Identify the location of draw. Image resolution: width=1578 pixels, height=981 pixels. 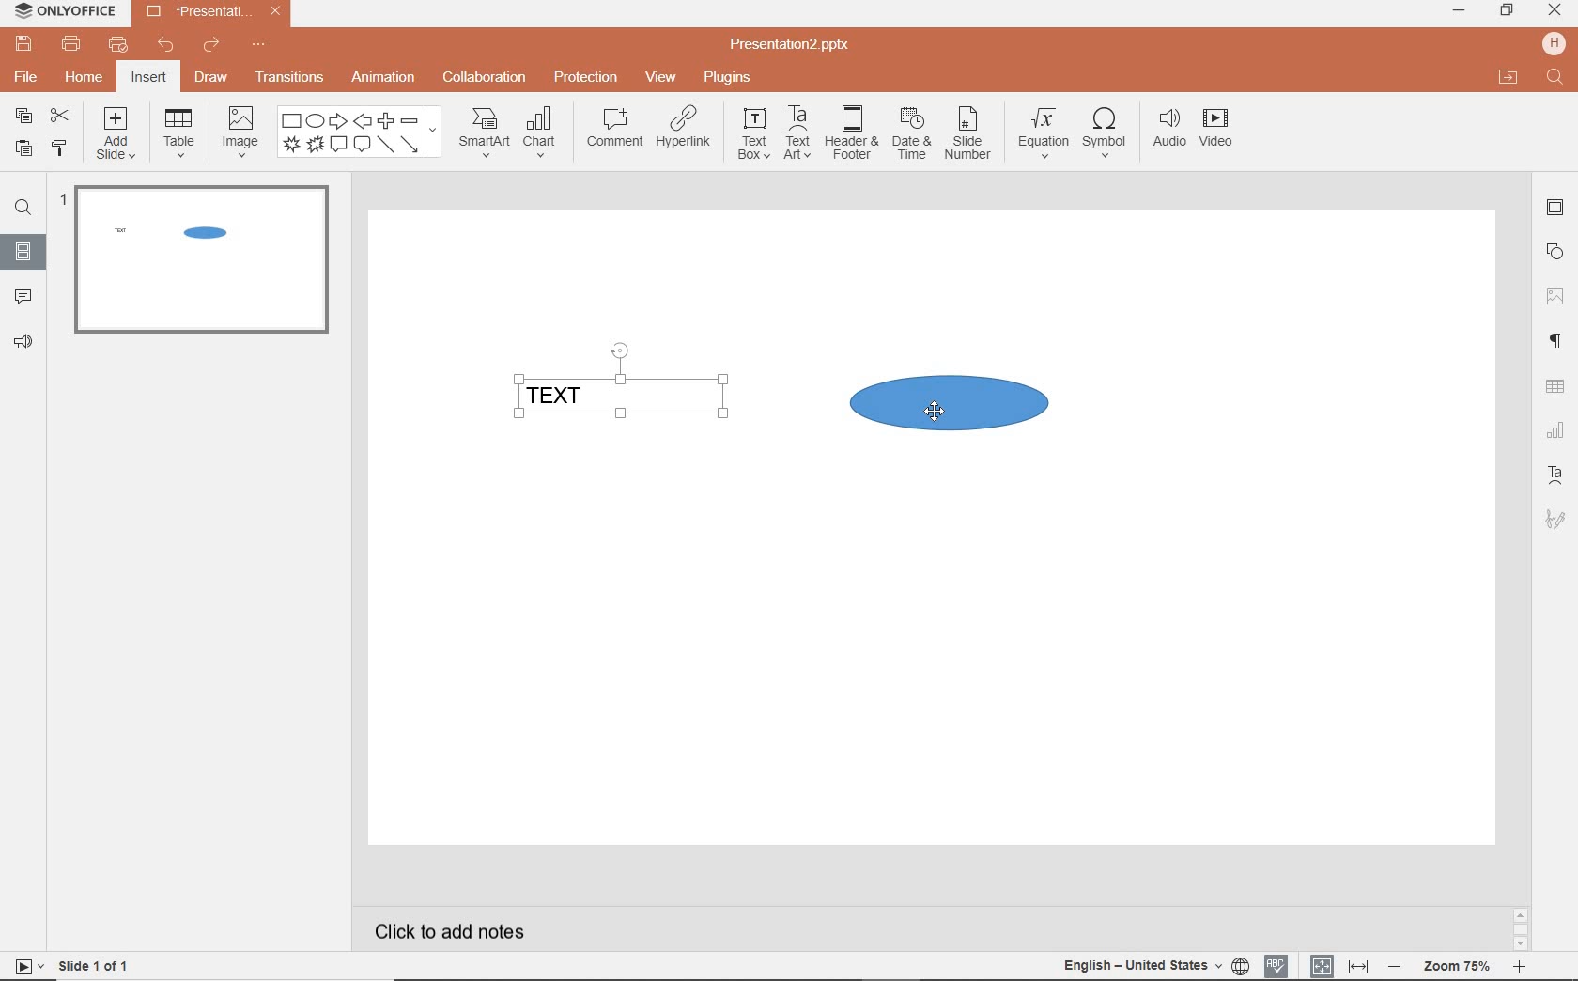
(214, 77).